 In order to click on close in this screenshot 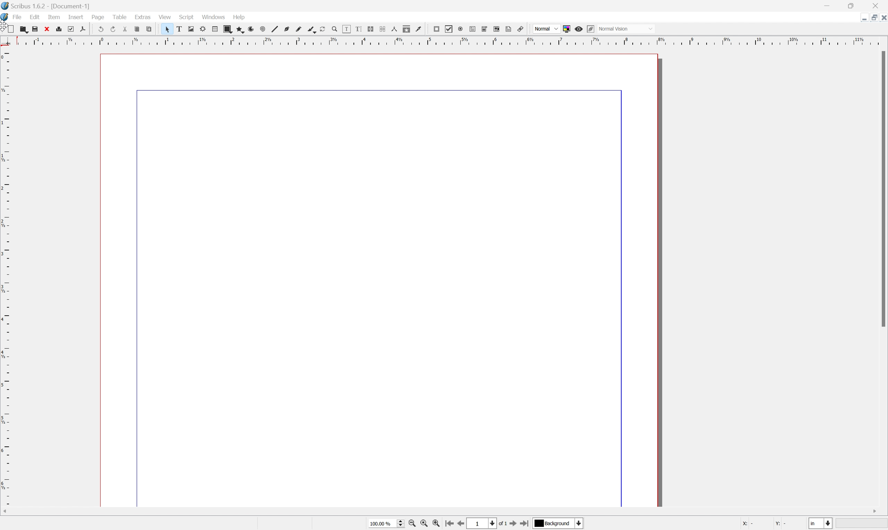, I will do `click(878, 5)`.